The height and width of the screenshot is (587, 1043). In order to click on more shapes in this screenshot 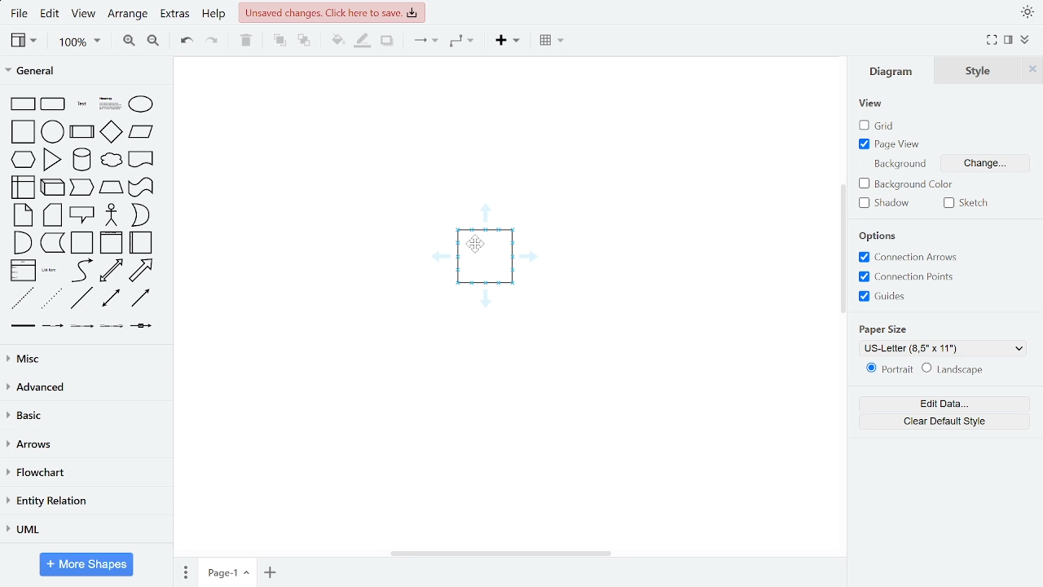, I will do `click(86, 564)`.